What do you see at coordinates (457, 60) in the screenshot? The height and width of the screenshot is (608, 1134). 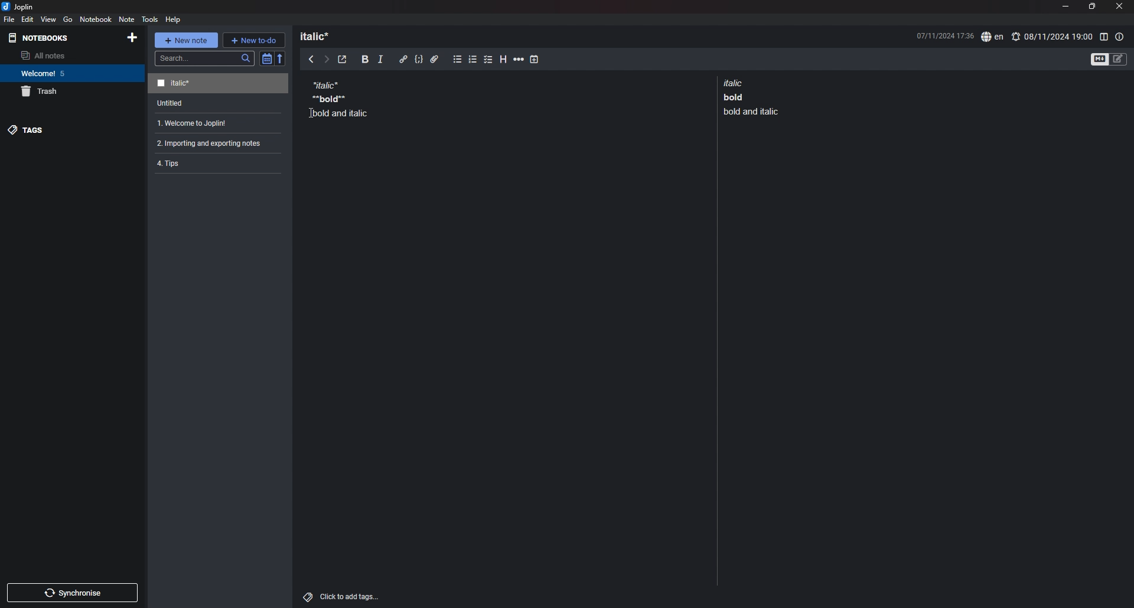 I see `bullet list` at bounding box center [457, 60].